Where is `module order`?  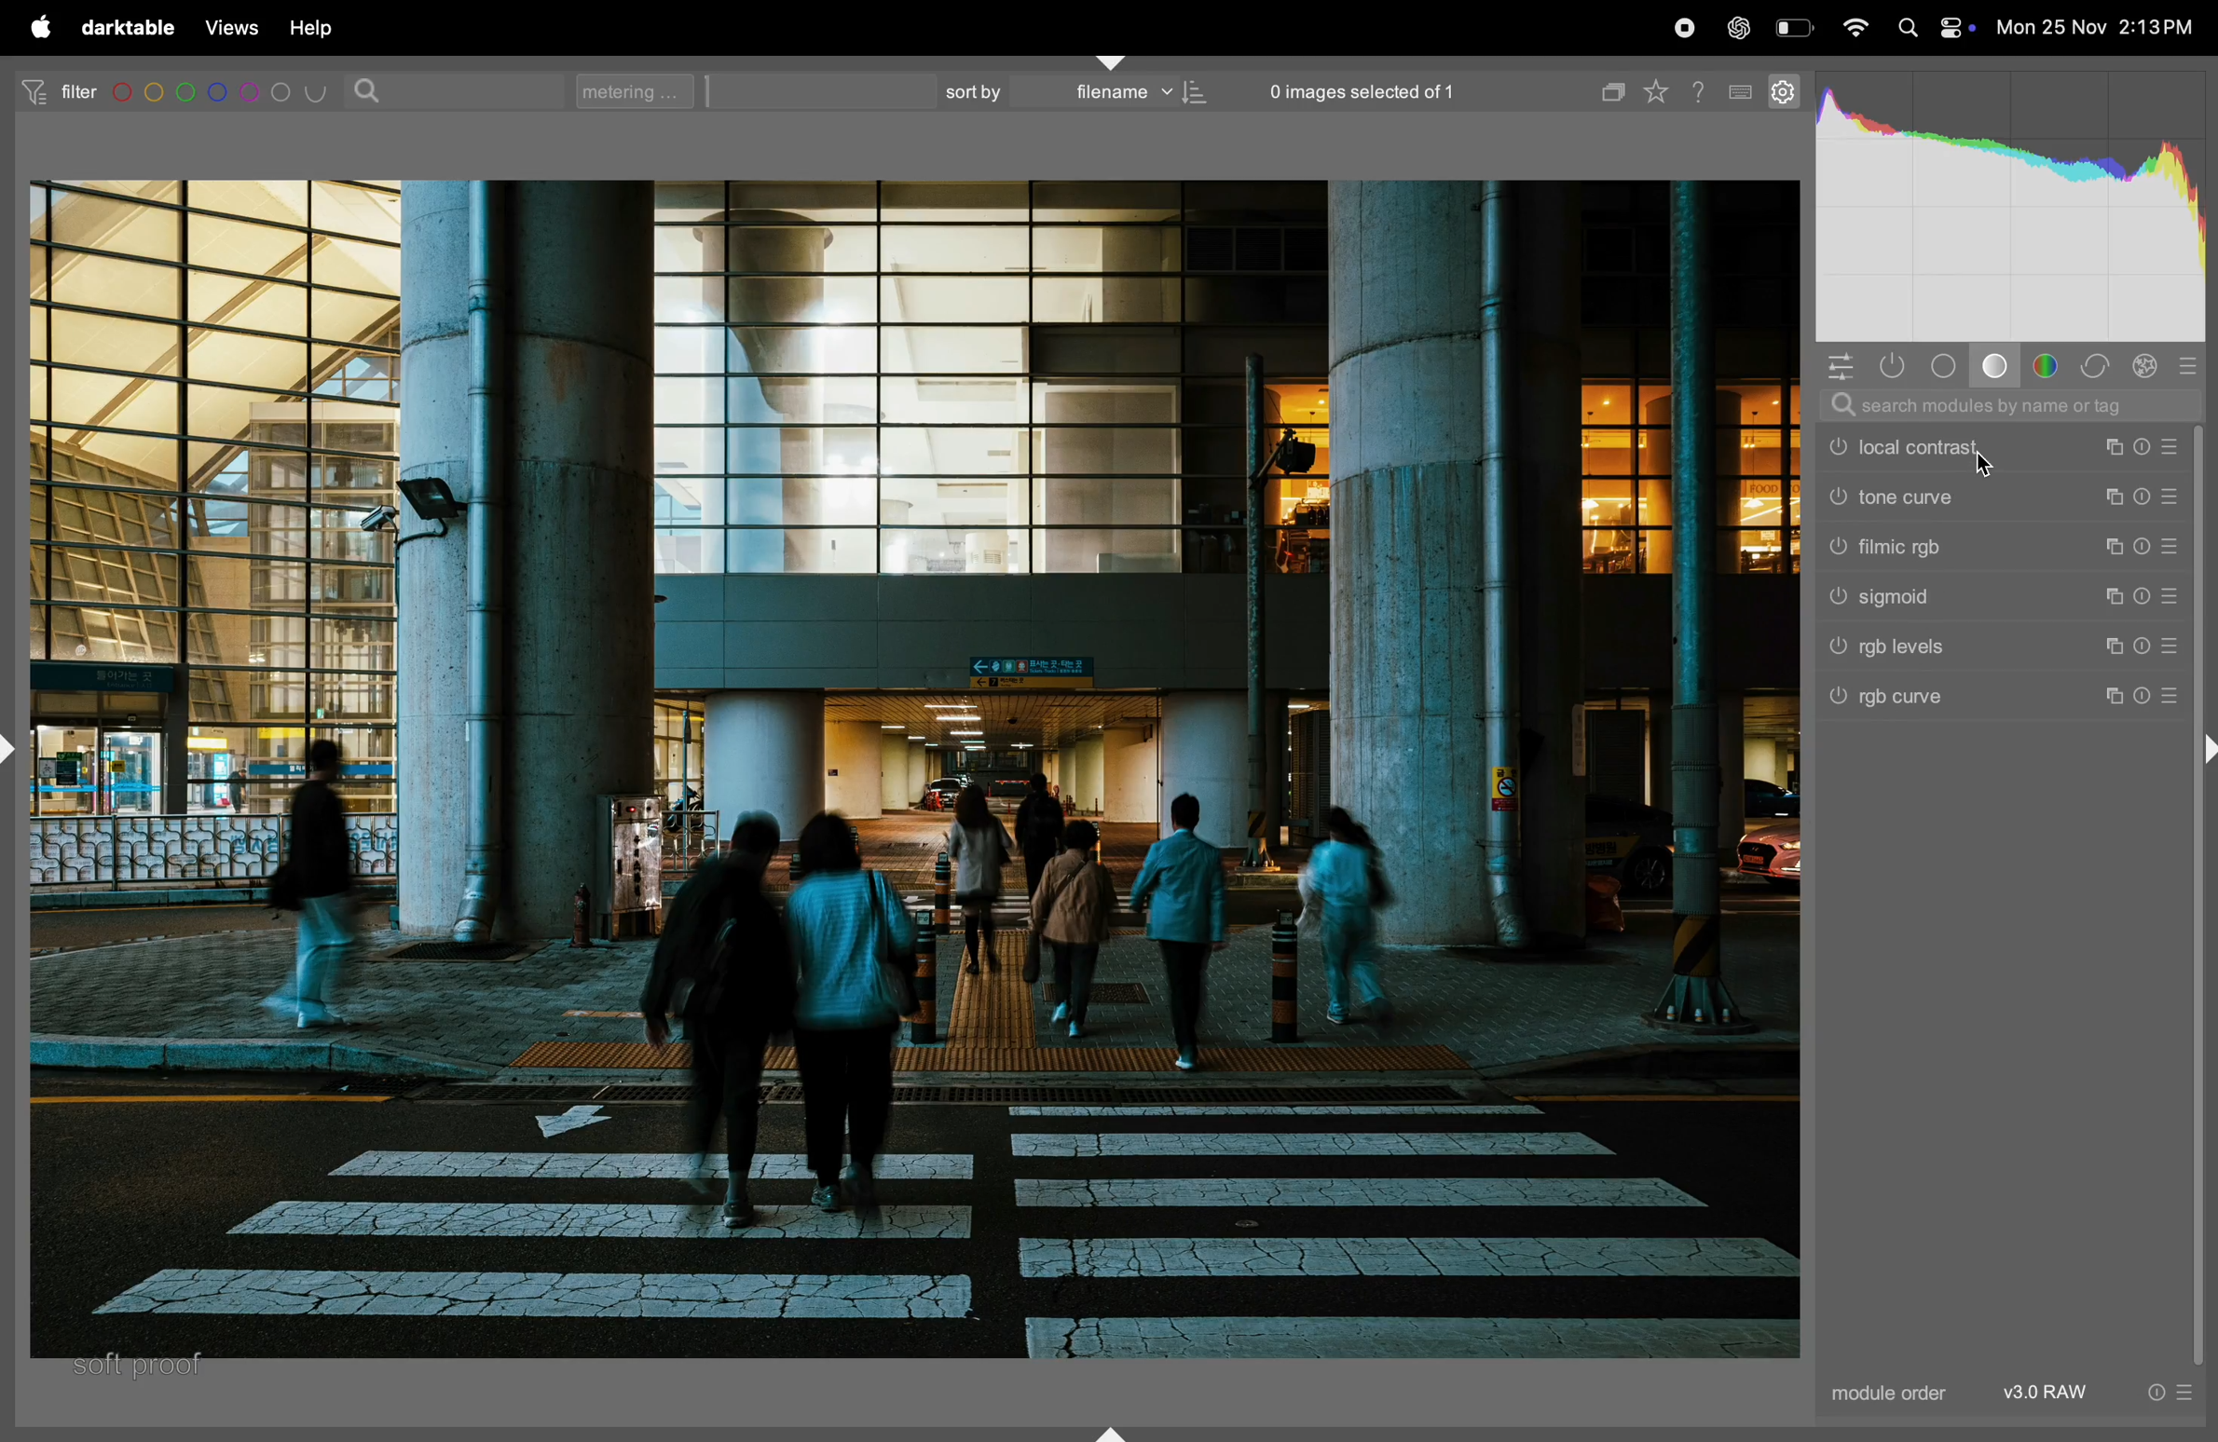
module order is located at coordinates (1891, 1394).